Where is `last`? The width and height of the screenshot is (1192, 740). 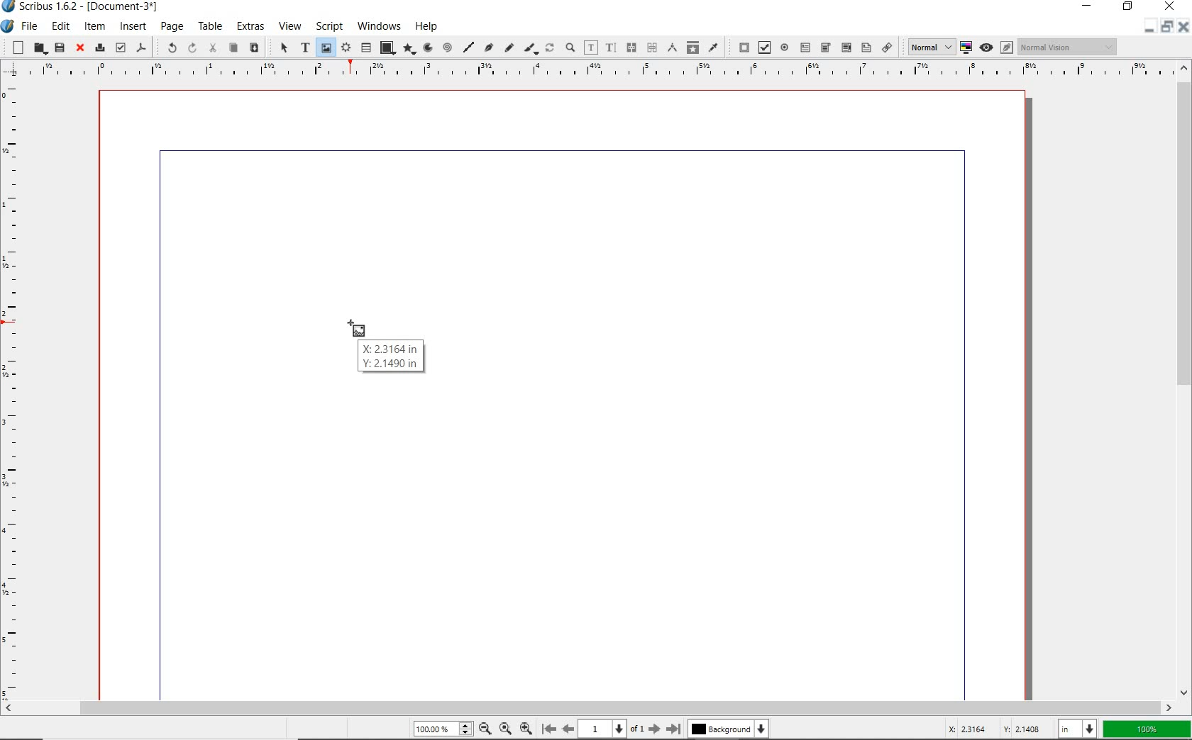 last is located at coordinates (674, 729).